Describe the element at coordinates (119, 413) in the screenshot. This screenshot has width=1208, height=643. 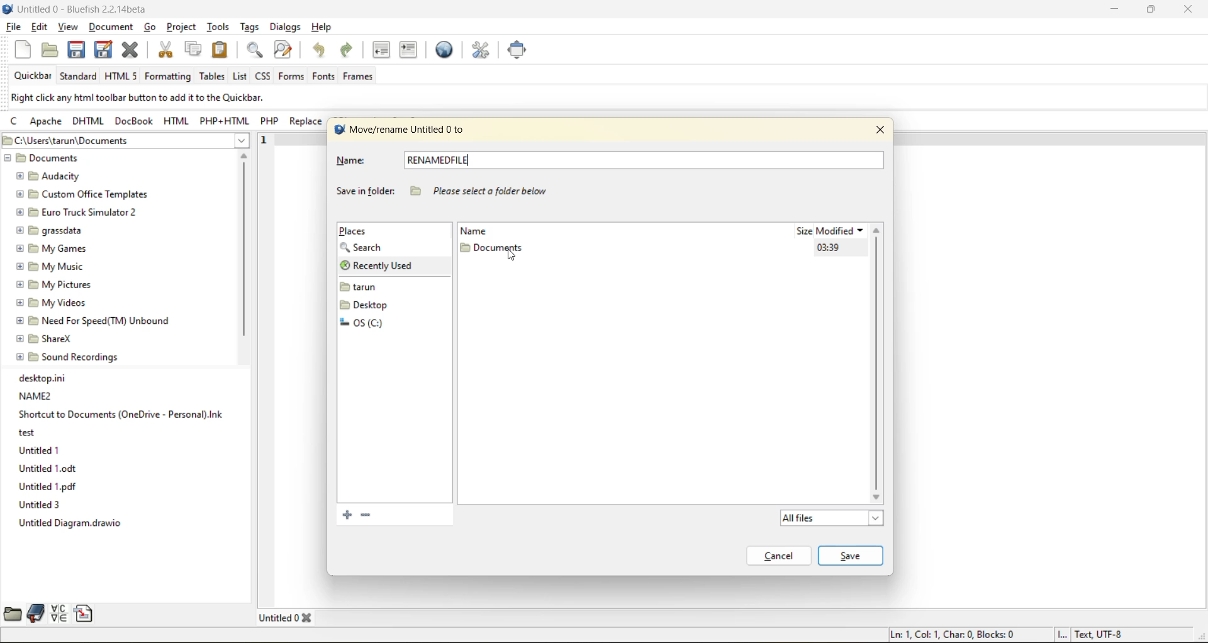
I see `Shortcut to Documents (OneDrive-Personal).Ink` at that location.